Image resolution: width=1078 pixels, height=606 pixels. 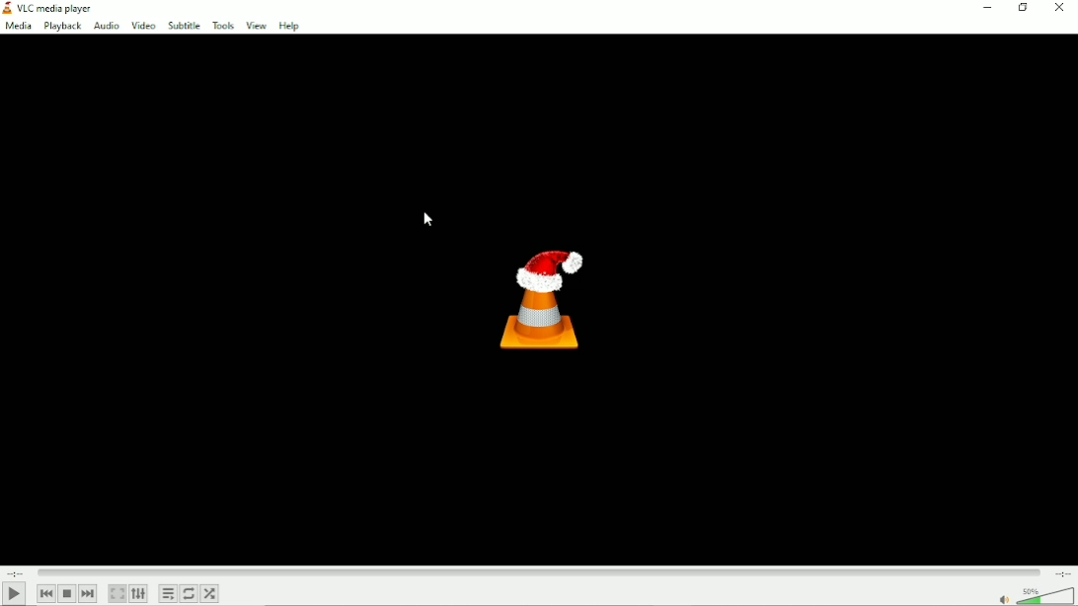 I want to click on Next, so click(x=88, y=593).